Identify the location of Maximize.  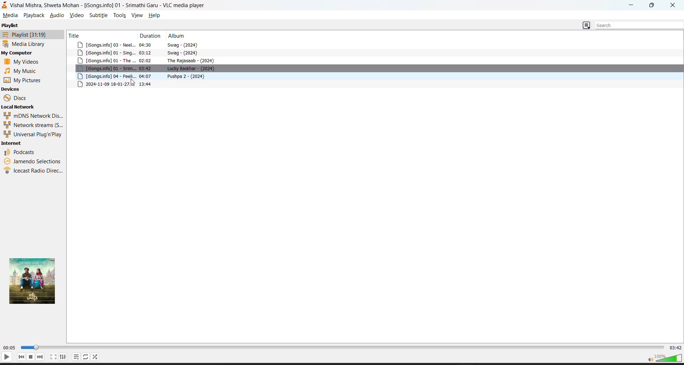
(652, 5).